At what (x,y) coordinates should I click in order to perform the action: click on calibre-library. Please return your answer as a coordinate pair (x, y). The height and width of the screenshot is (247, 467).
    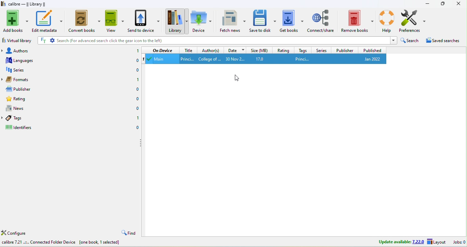
    Looking at the image, I should click on (29, 4).